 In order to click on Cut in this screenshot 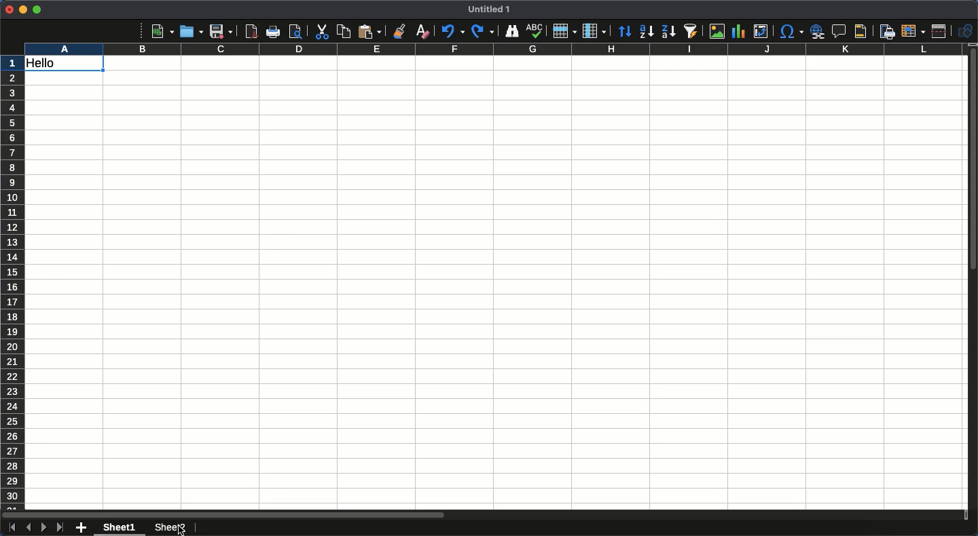, I will do `click(321, 32)`.